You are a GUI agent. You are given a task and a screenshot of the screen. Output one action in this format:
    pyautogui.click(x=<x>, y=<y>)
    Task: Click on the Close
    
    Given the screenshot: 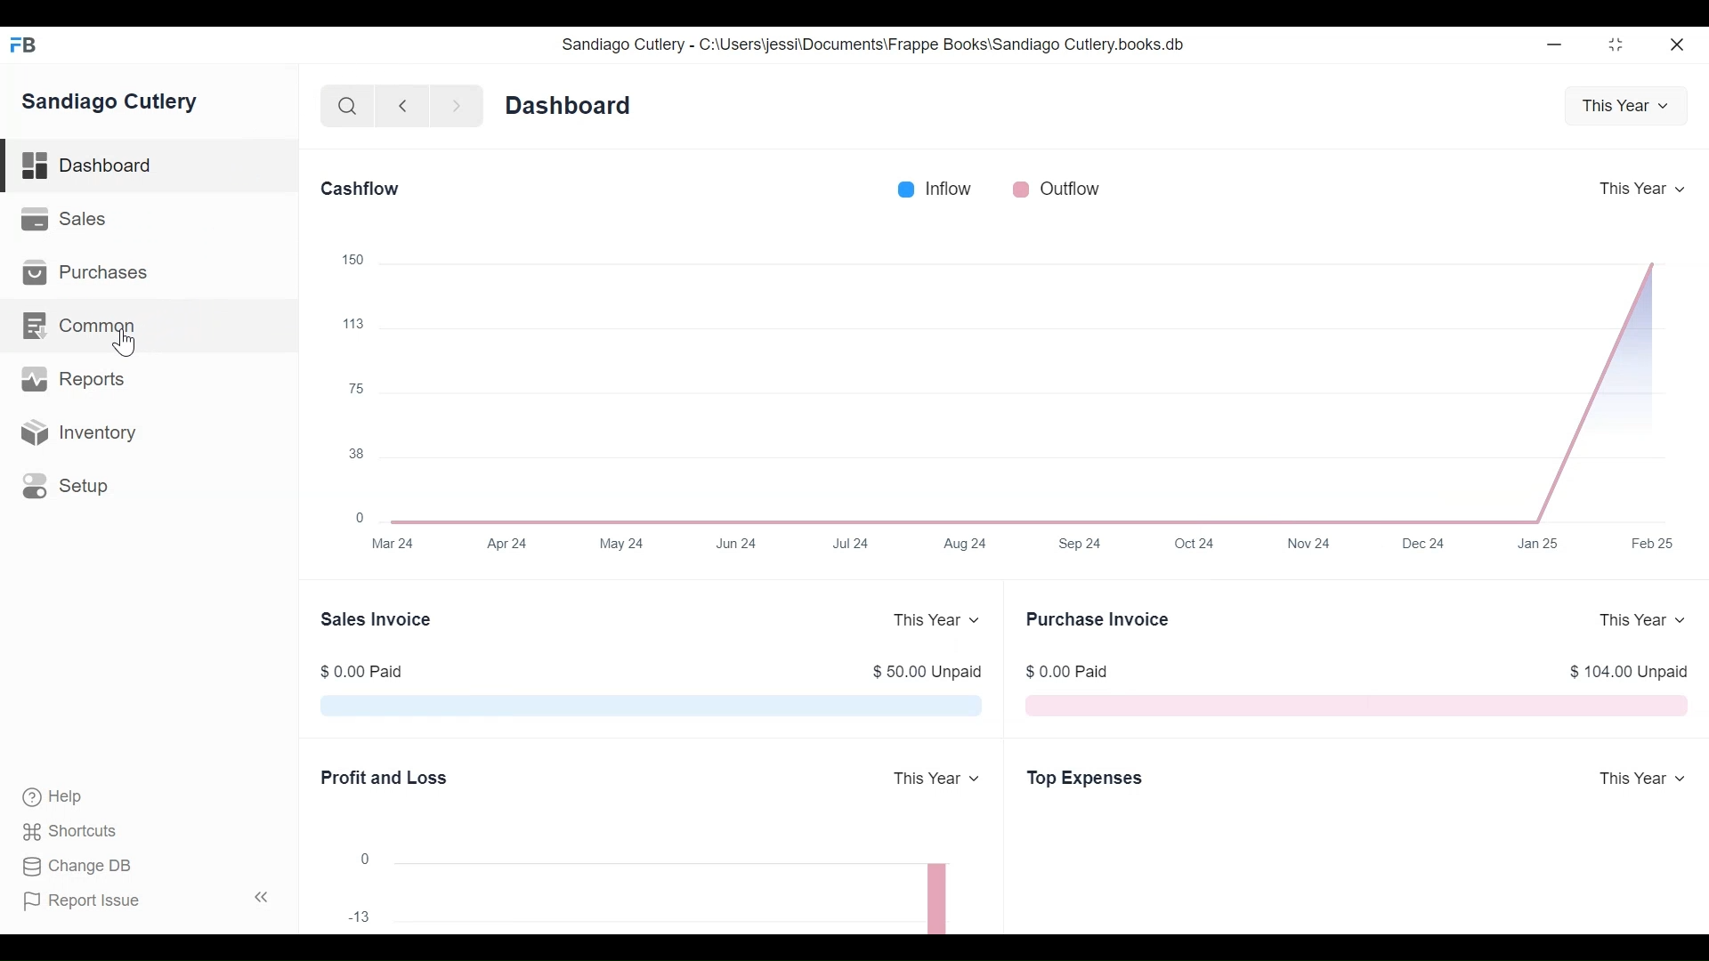 What is the action you would take?
    pyautogui.click(x=1675, y=45)
    